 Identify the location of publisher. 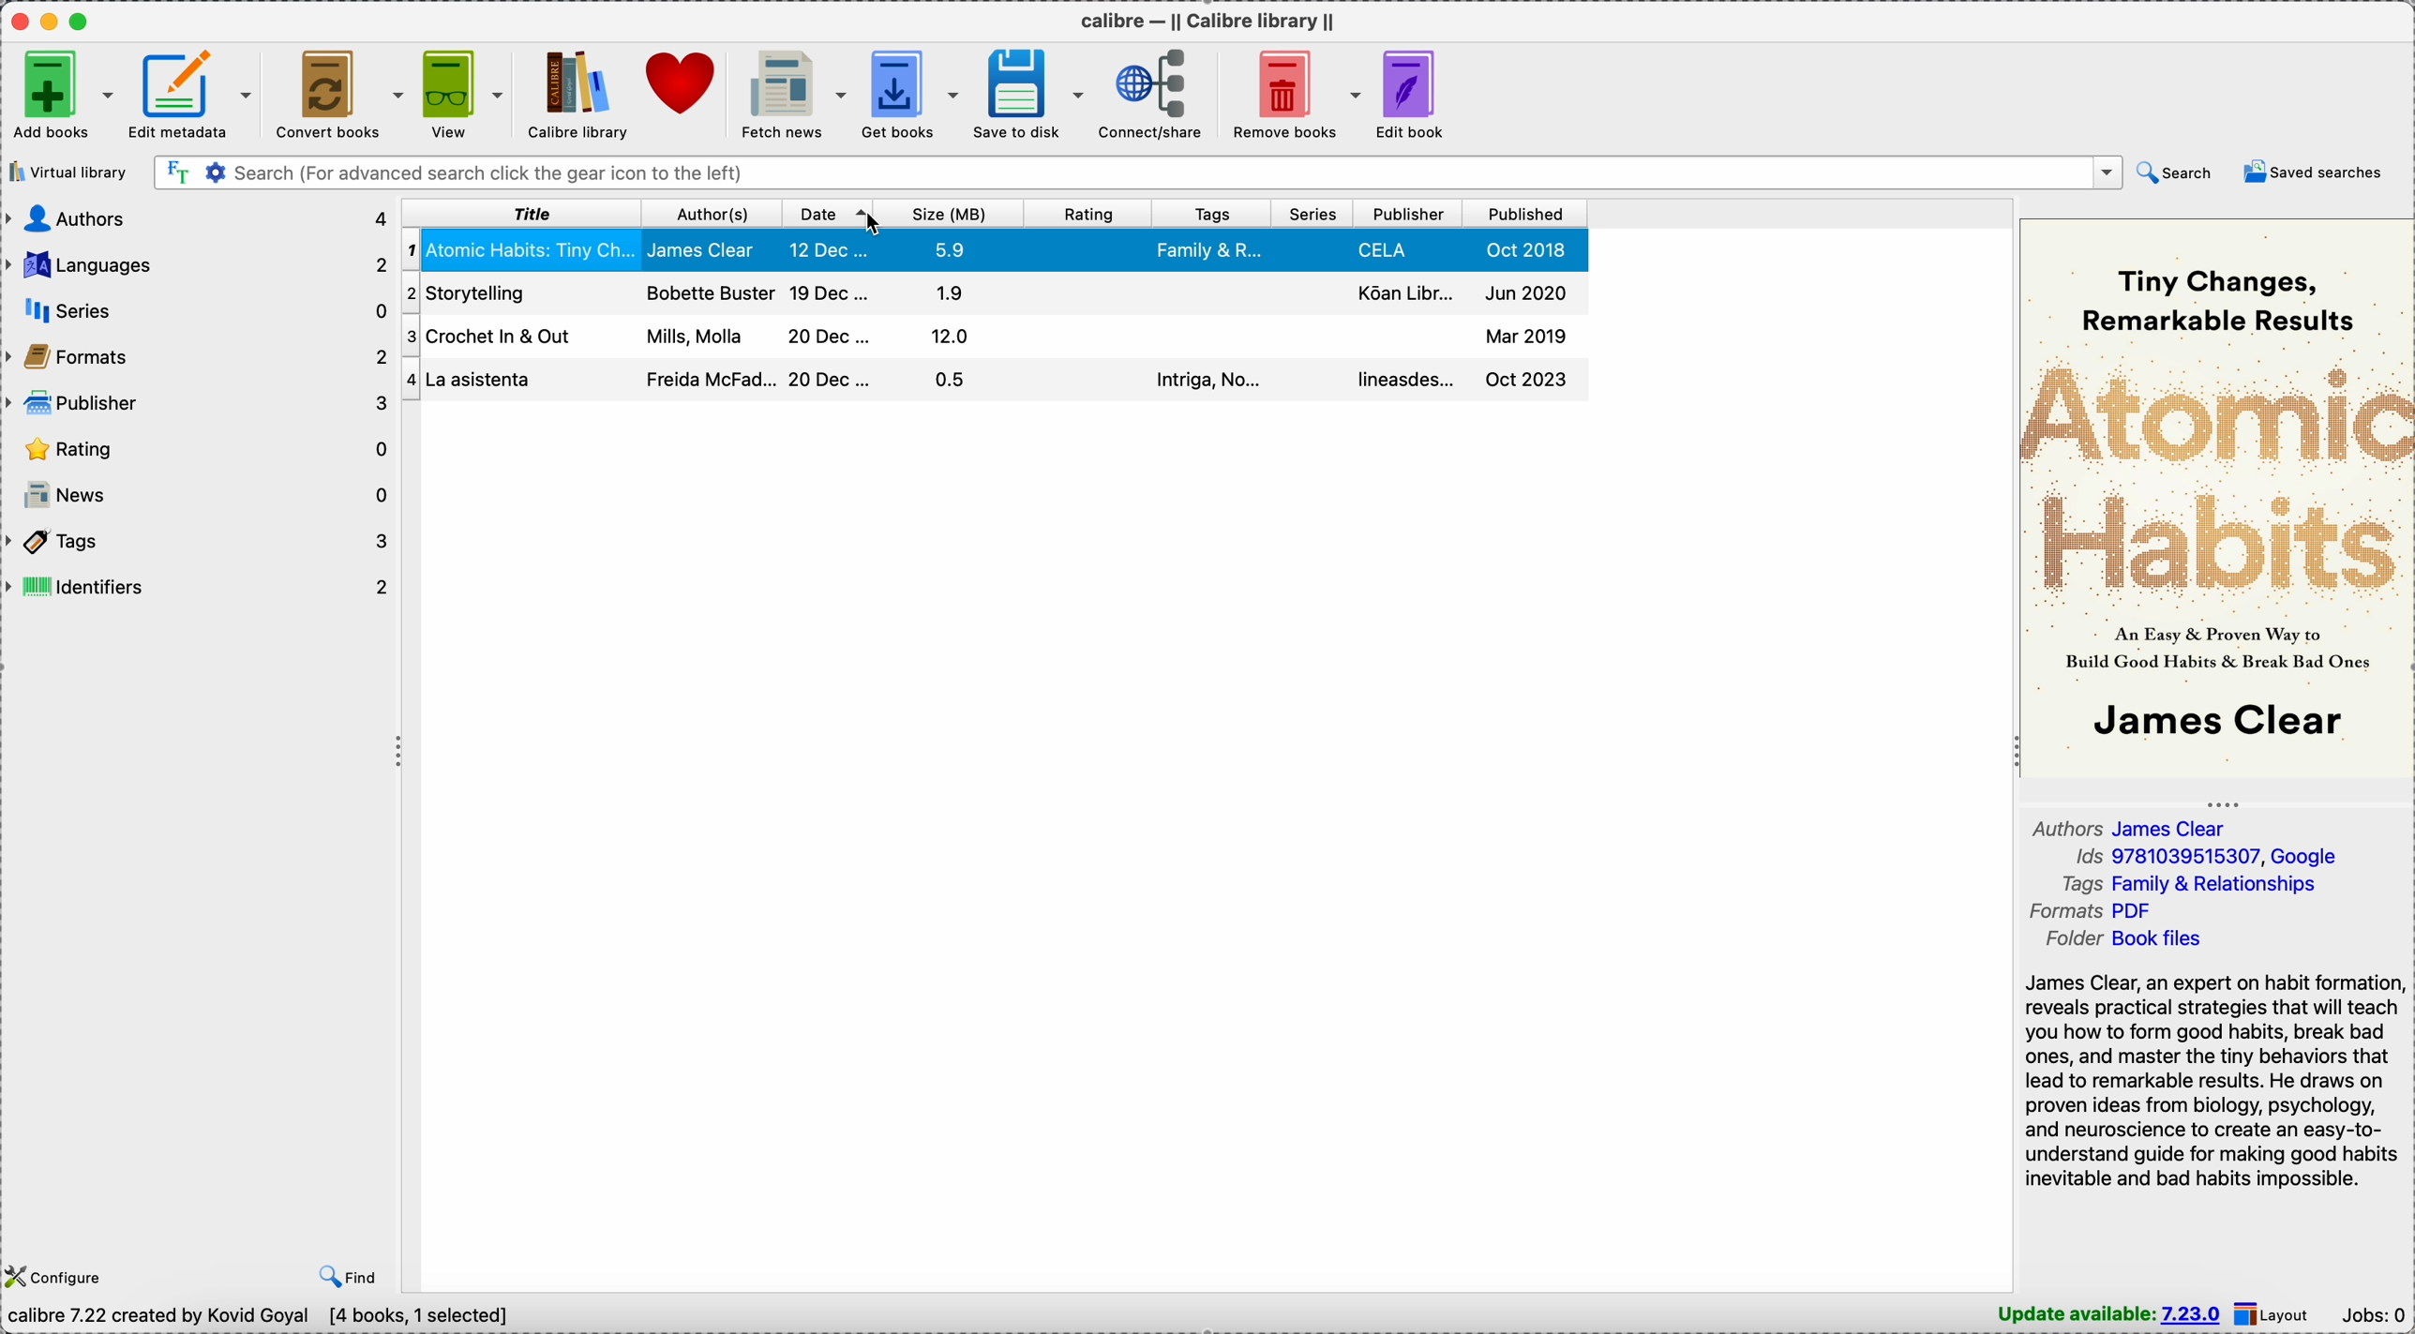
(1410, 215).